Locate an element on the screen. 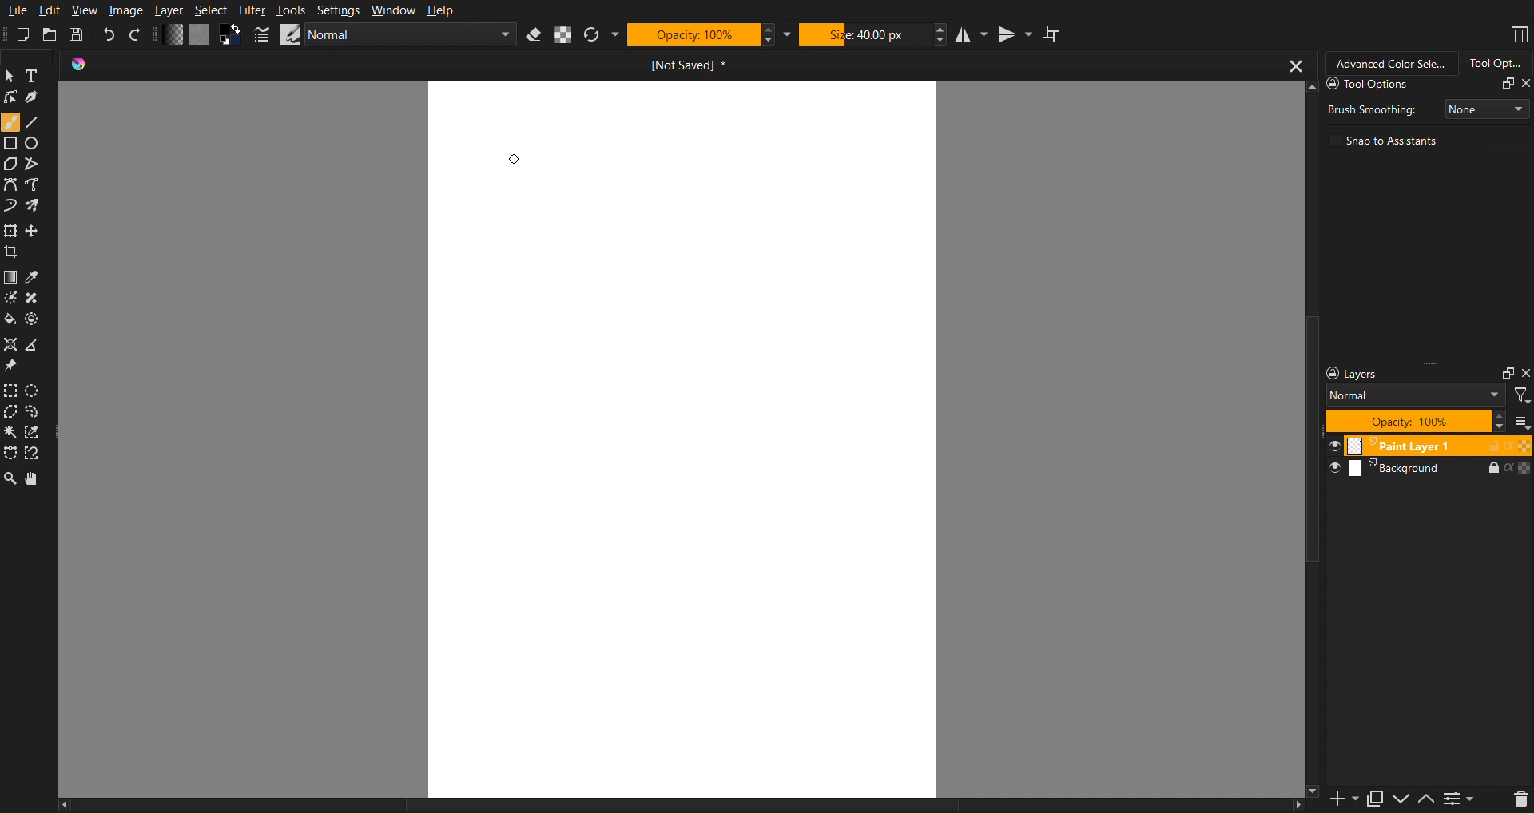 Image resolution: width=1534 pixels, height=813 pixels. Work Space is located at coordinates (682, 435).